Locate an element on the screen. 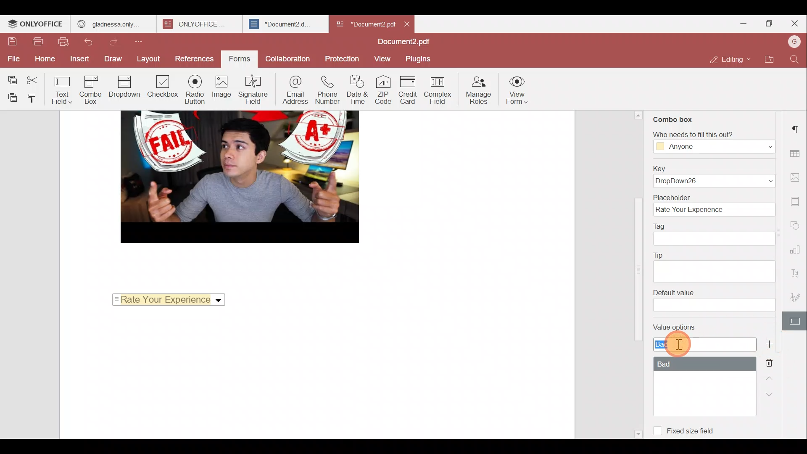 Image resolution: width=807 pixels, height=454 pixels. Home is located at coordinates (42, 60).